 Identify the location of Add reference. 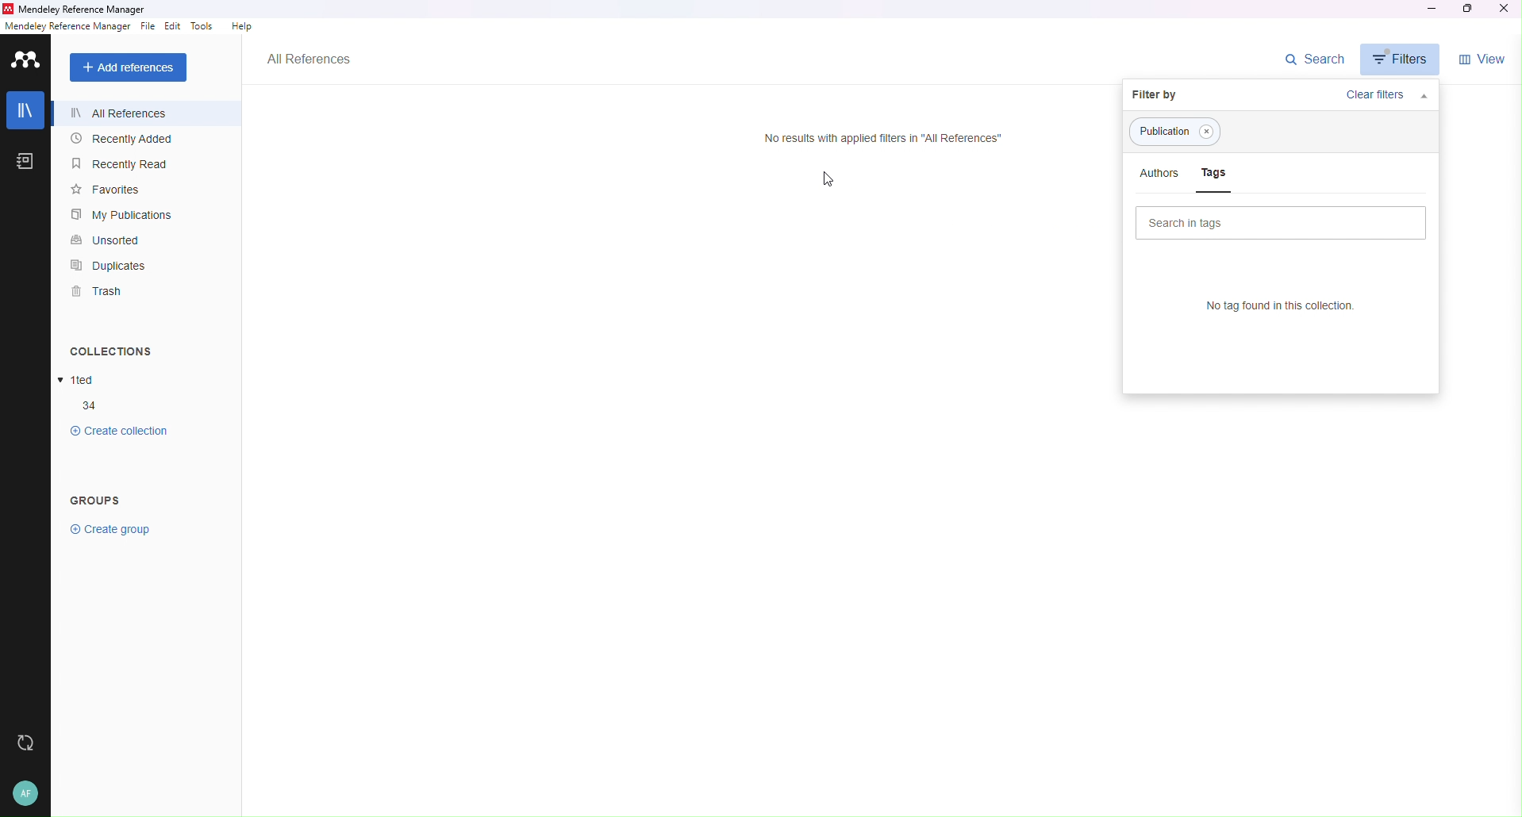
(132, 67).